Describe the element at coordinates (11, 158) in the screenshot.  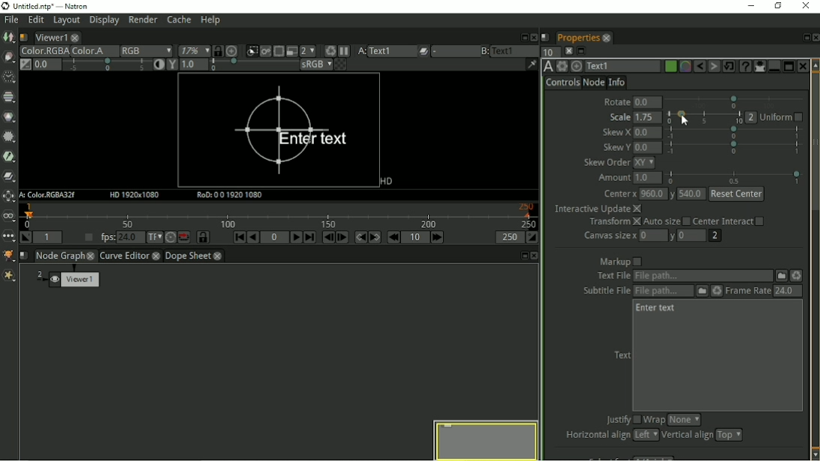
I see `Filter` at that location.